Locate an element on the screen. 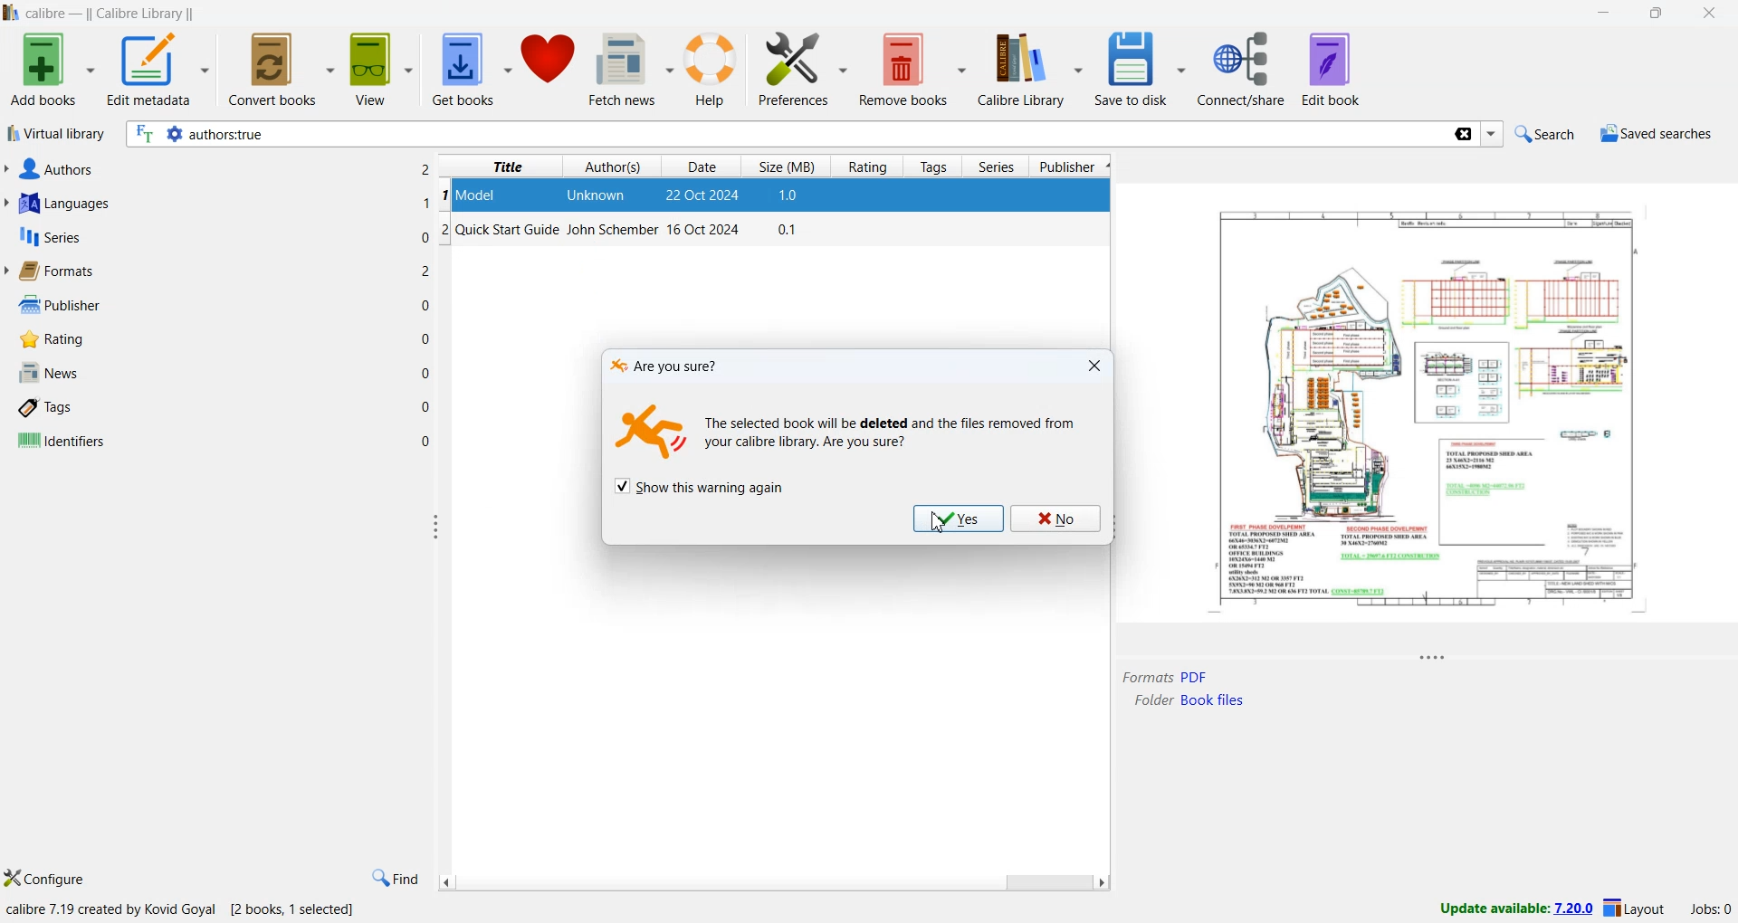 This screenshot has width=1738, height=923. customize width is located at coordinates (437, 527).